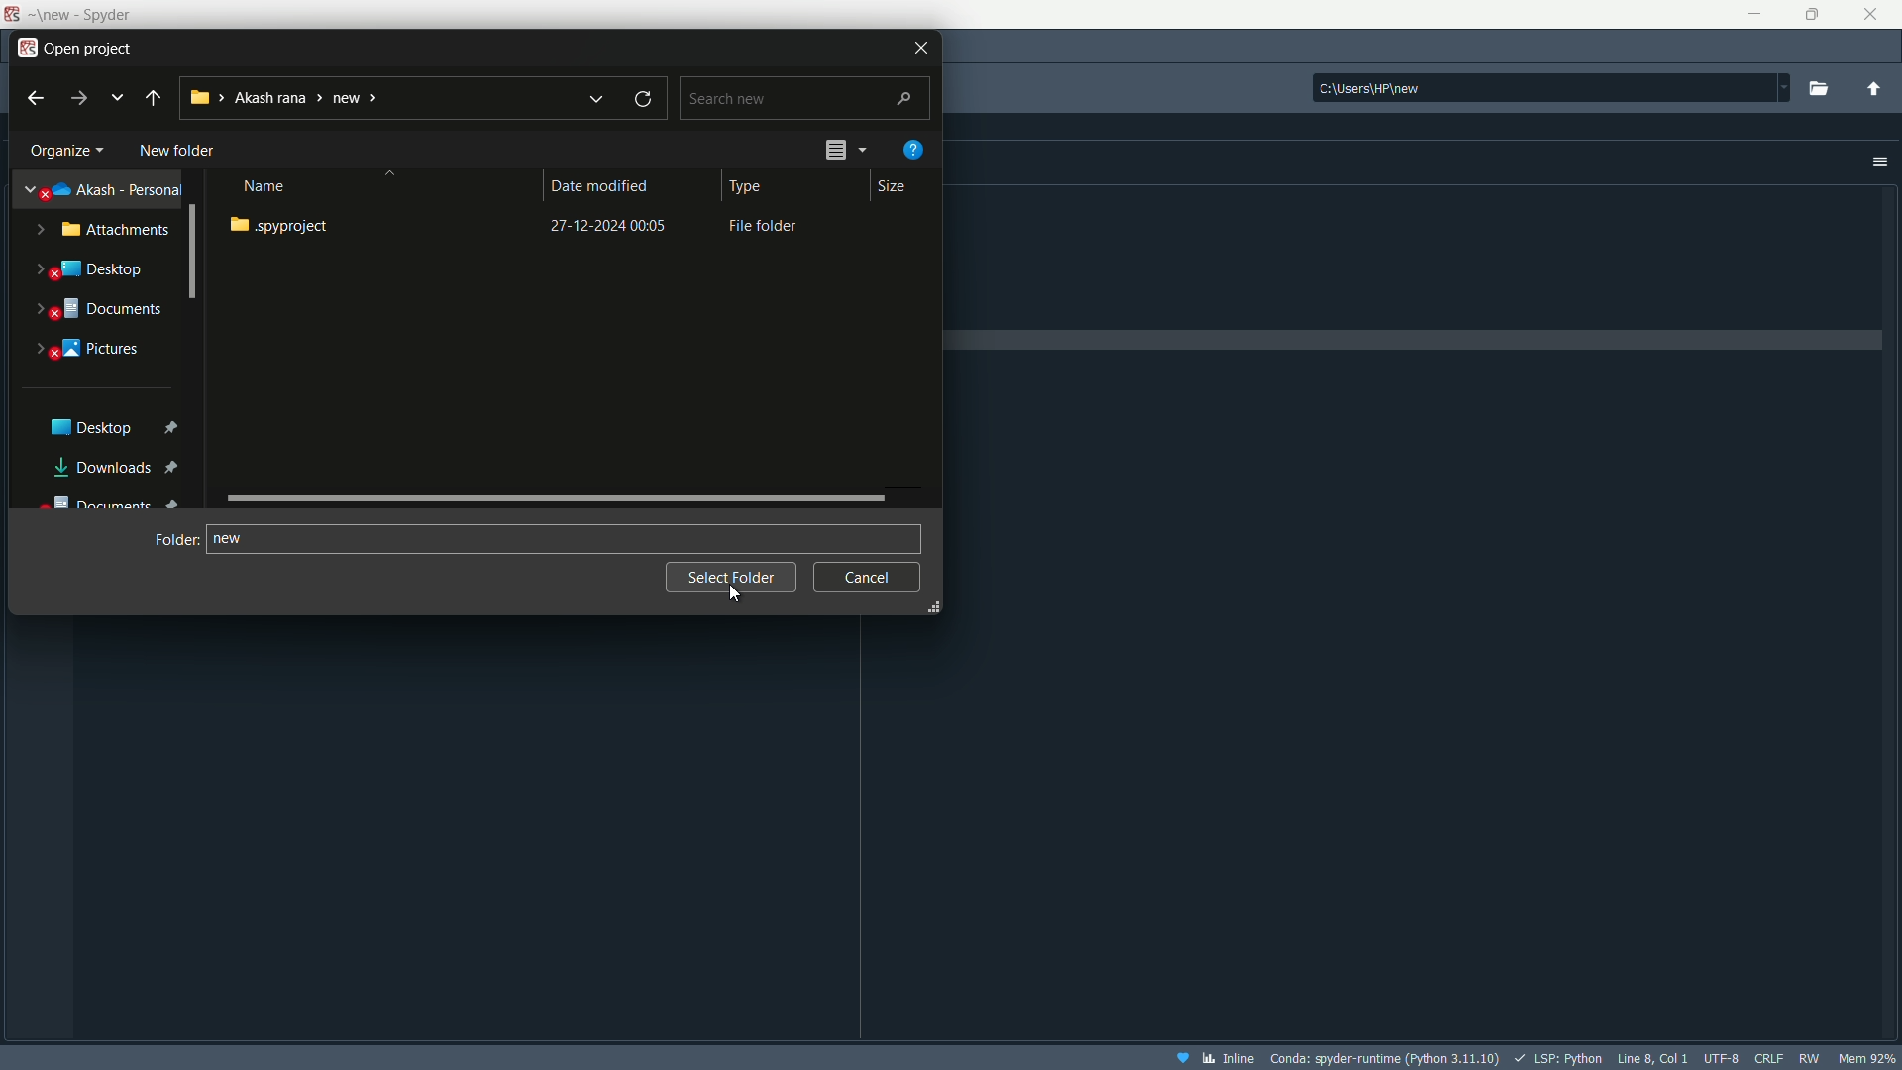 The height and width of the screenshot is (1070, 1902). I want to click on desktop, so click(110, 426).